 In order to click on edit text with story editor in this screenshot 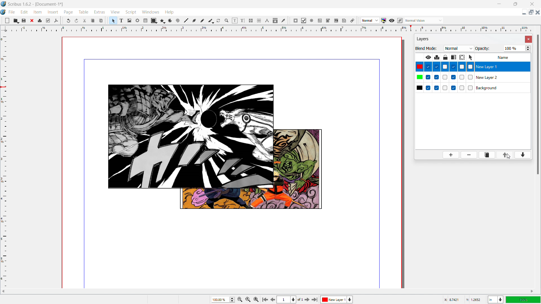, I will do `click(243, 21)`.